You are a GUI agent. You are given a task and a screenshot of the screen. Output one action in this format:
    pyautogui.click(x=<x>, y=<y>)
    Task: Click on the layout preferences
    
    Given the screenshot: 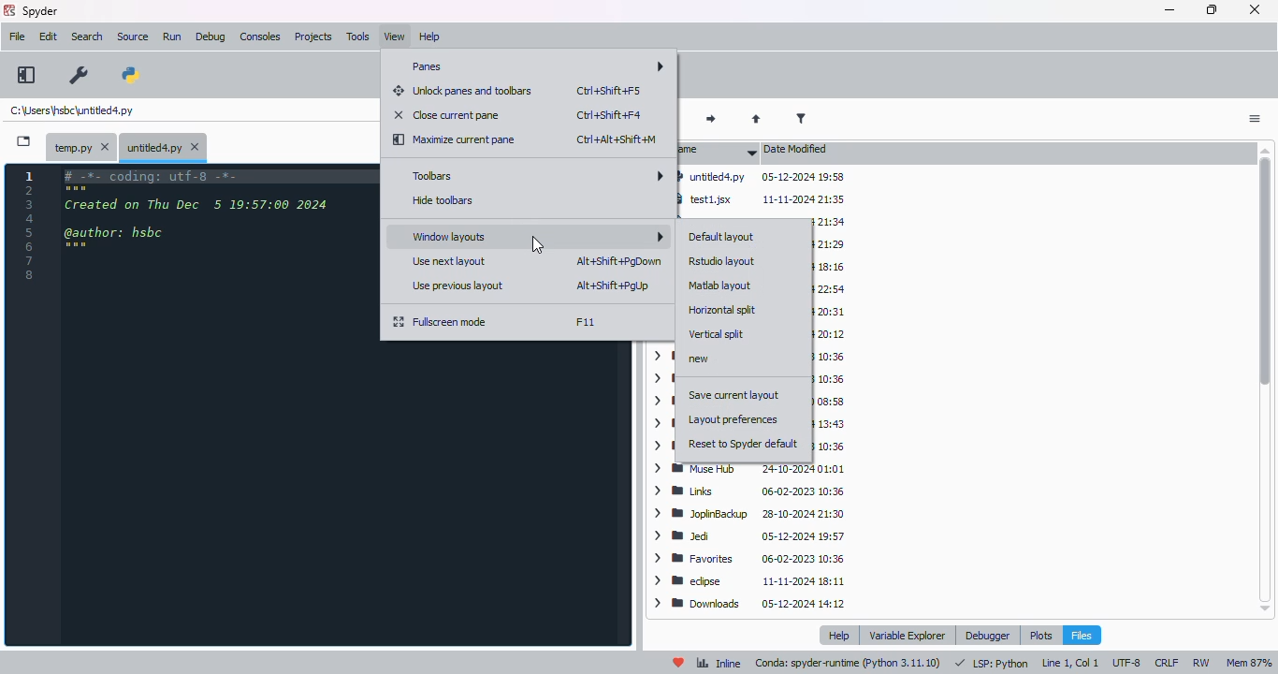 What is the action you would take?
    pyautogui.click(x=734, y=419)
    